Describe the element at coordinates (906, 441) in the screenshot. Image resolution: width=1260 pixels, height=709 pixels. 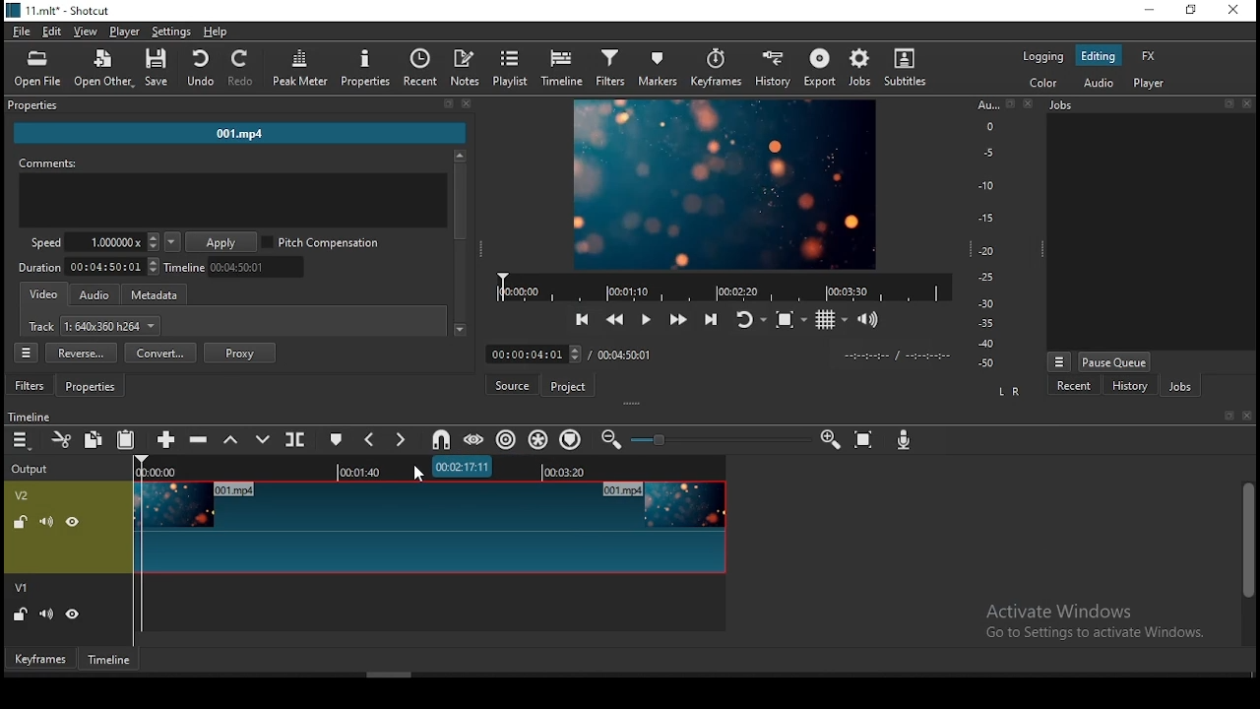
I see `record audio` at that location.